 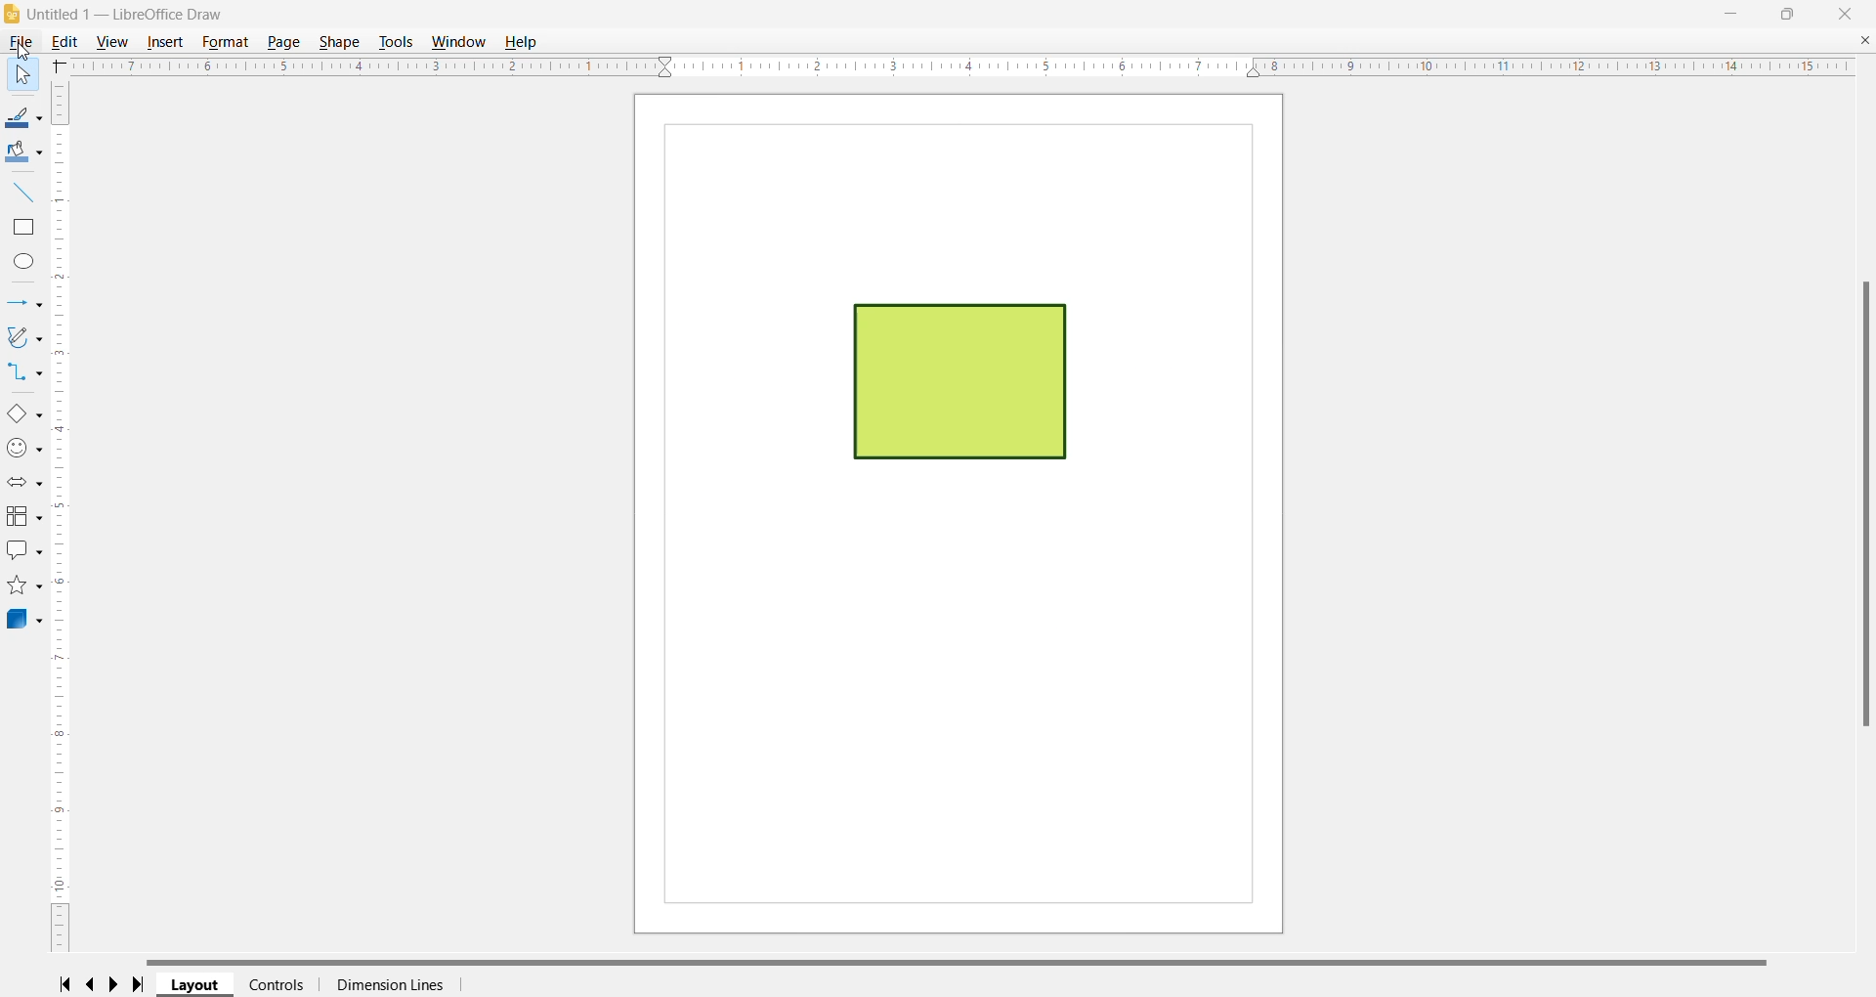 What do you see at coordinates (131, 15) in the screenshot?
I see `Document Title - Application Name` at bounding box center [131, 15].